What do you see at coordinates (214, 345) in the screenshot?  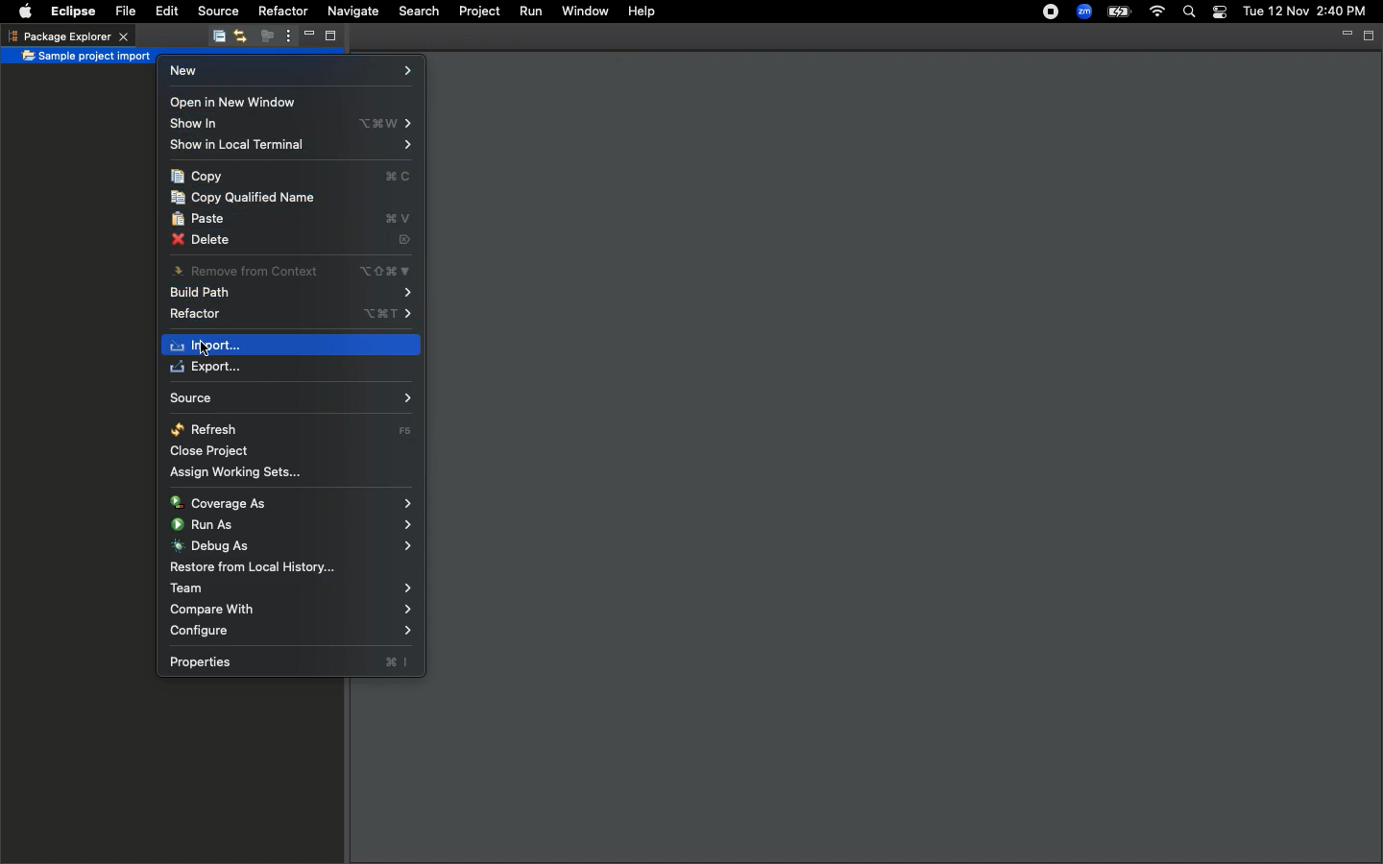 I see `Import` at bounding box center [214, 345].